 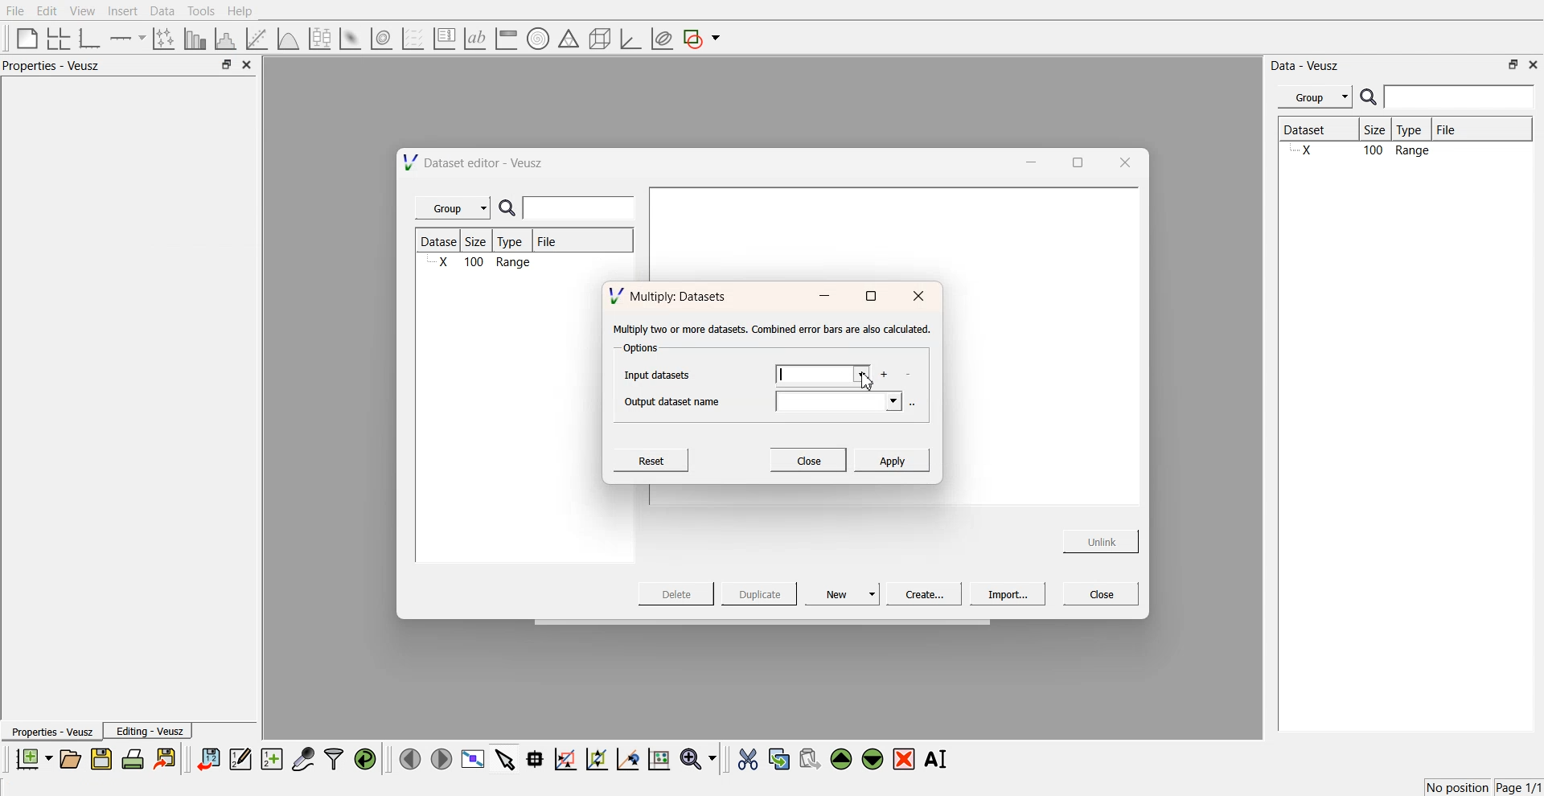 I want to click on maximise, so click(x=870, y=297).